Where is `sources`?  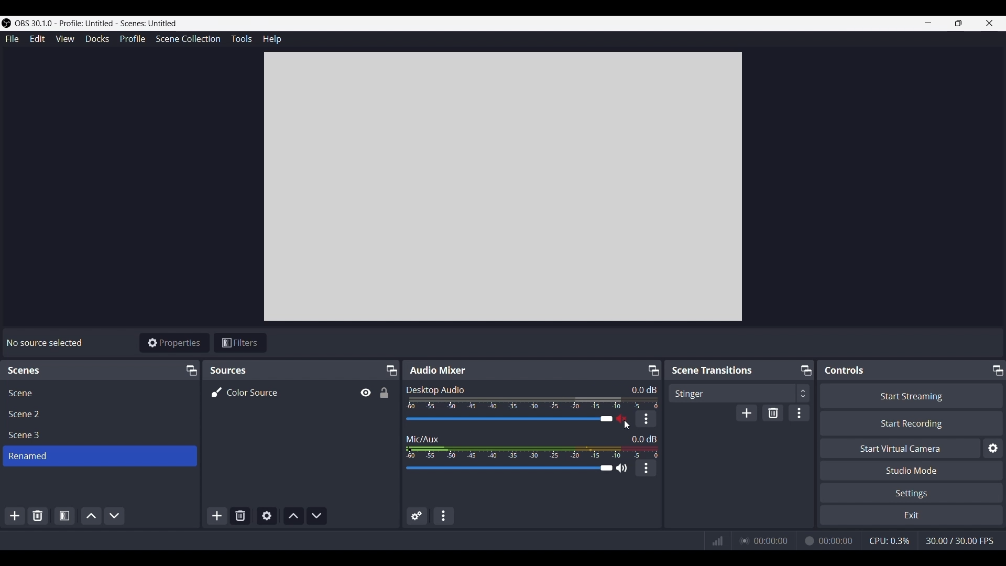 sources is located at coordinates (236, 370).